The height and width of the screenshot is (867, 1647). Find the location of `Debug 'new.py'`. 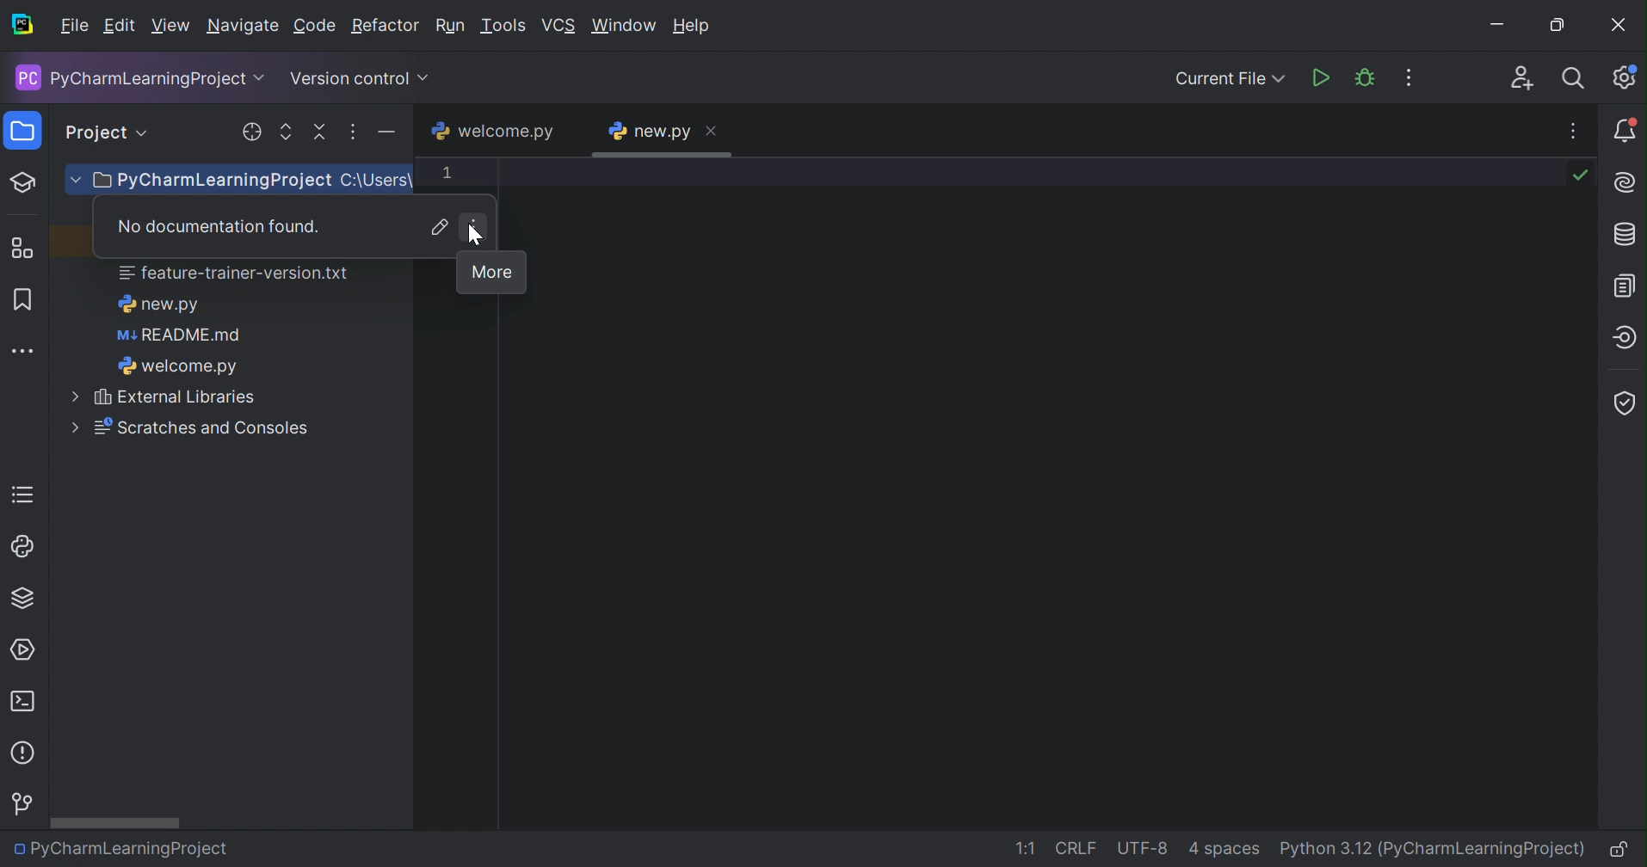

Debug 'new.py' is located at coordinates (1366, 77).